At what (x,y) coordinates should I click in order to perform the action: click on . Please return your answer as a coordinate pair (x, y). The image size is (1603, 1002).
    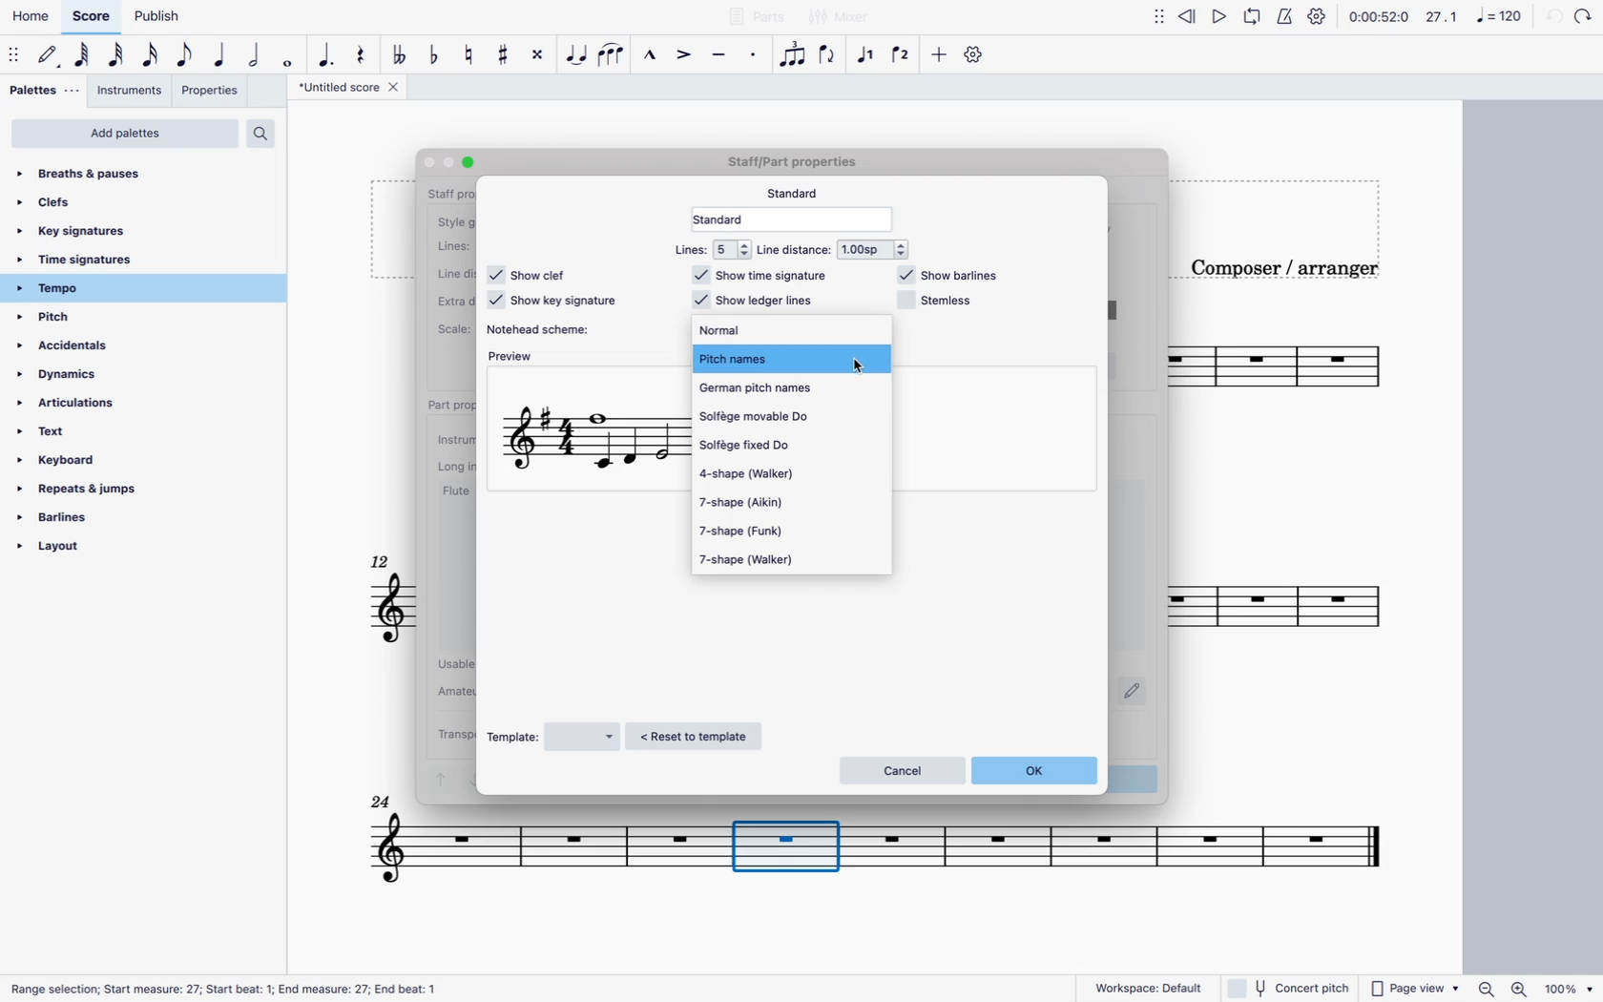
    Looking at the image, I should click on (381, 801).